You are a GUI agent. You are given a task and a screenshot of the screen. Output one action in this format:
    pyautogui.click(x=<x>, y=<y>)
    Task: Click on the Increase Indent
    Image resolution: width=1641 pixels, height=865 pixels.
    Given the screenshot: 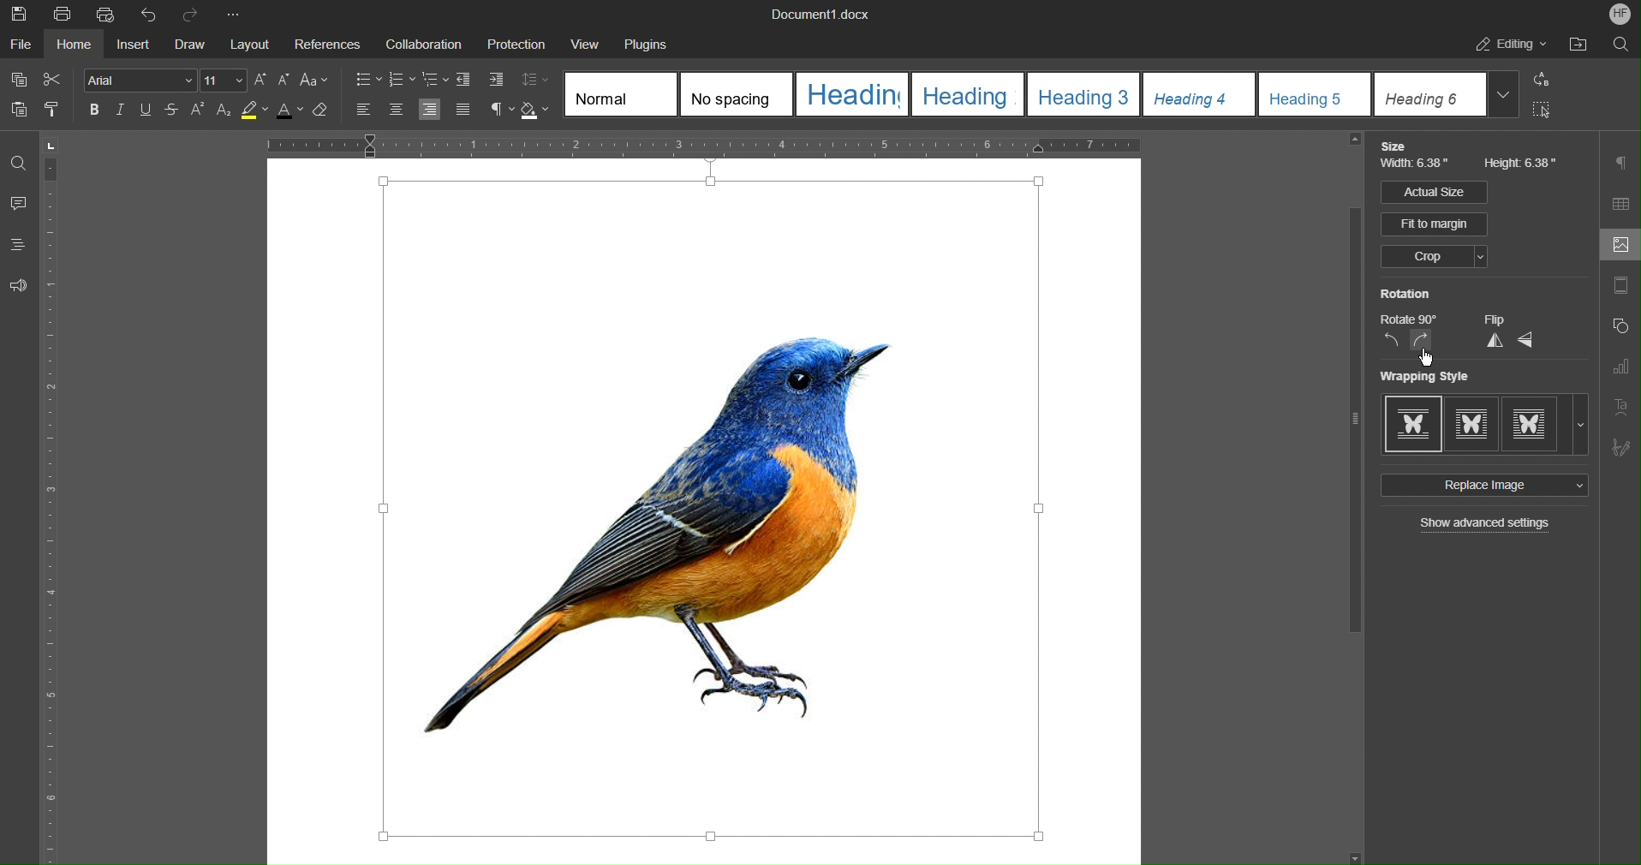 What is the action you would take?
    pyautogui.click(x=490, y=80)
    